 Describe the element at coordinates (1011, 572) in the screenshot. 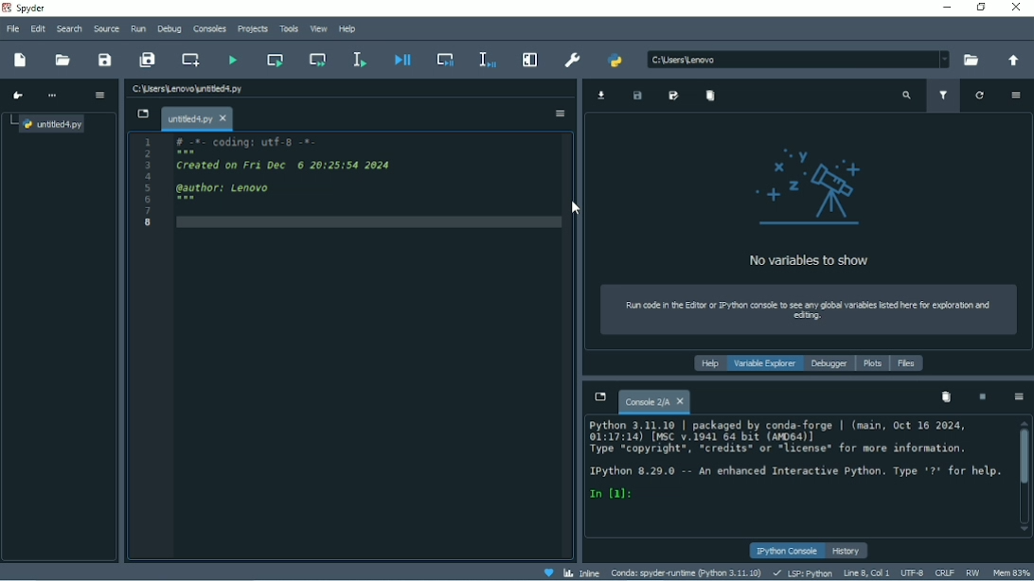

I see `Mem` at that location.